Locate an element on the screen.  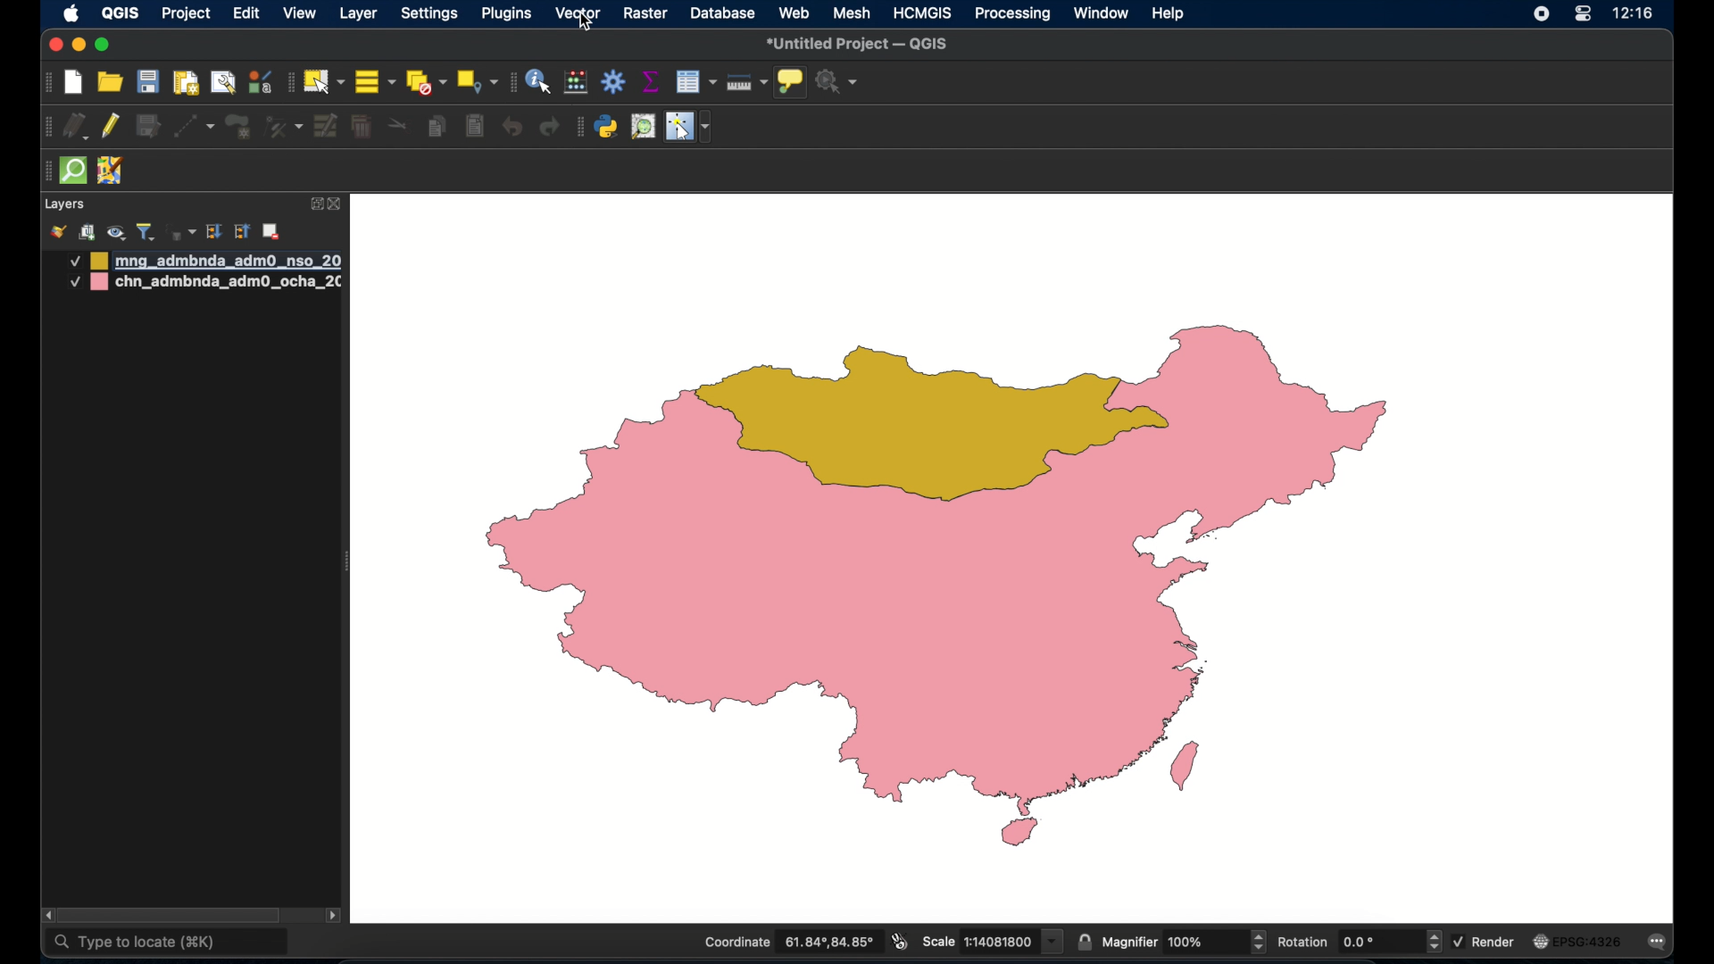
python console is located at coordinates (607, 128).